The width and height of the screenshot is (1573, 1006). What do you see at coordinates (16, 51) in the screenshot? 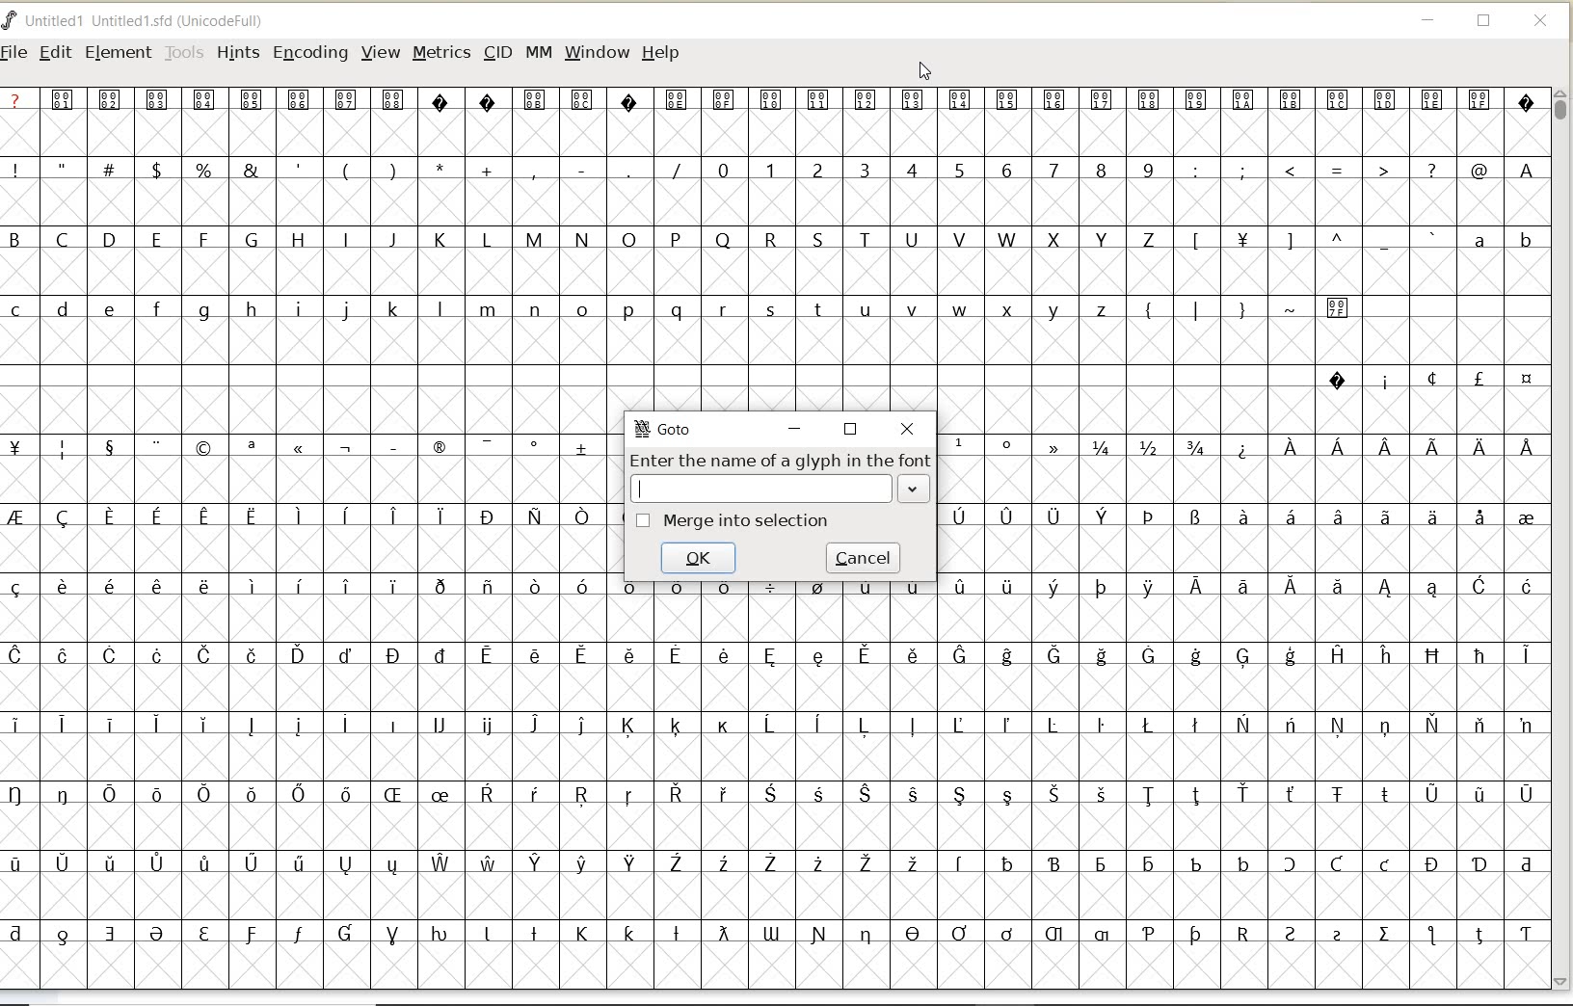
I see `FILE` at bounding box center [16, 51].